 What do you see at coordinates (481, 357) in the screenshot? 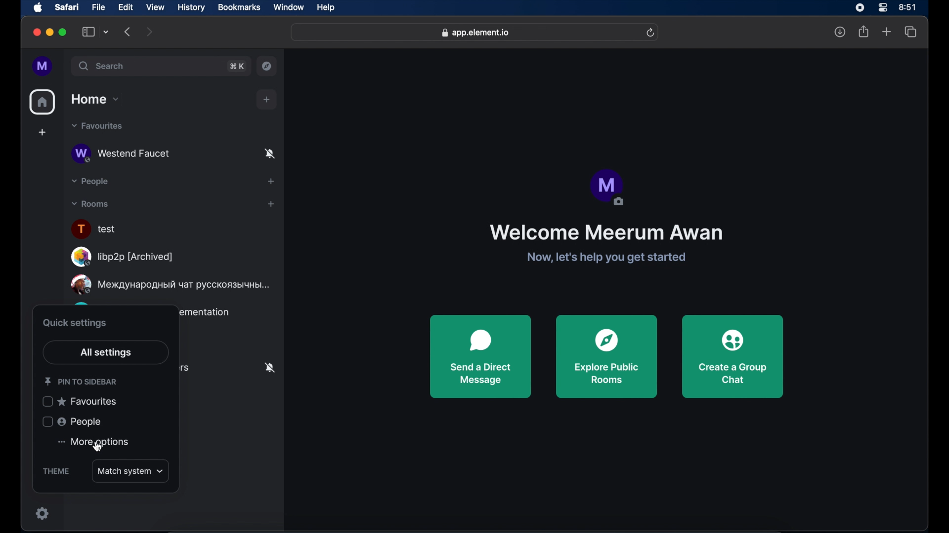
I see `send a direct message` at bounding box center [481, 357].